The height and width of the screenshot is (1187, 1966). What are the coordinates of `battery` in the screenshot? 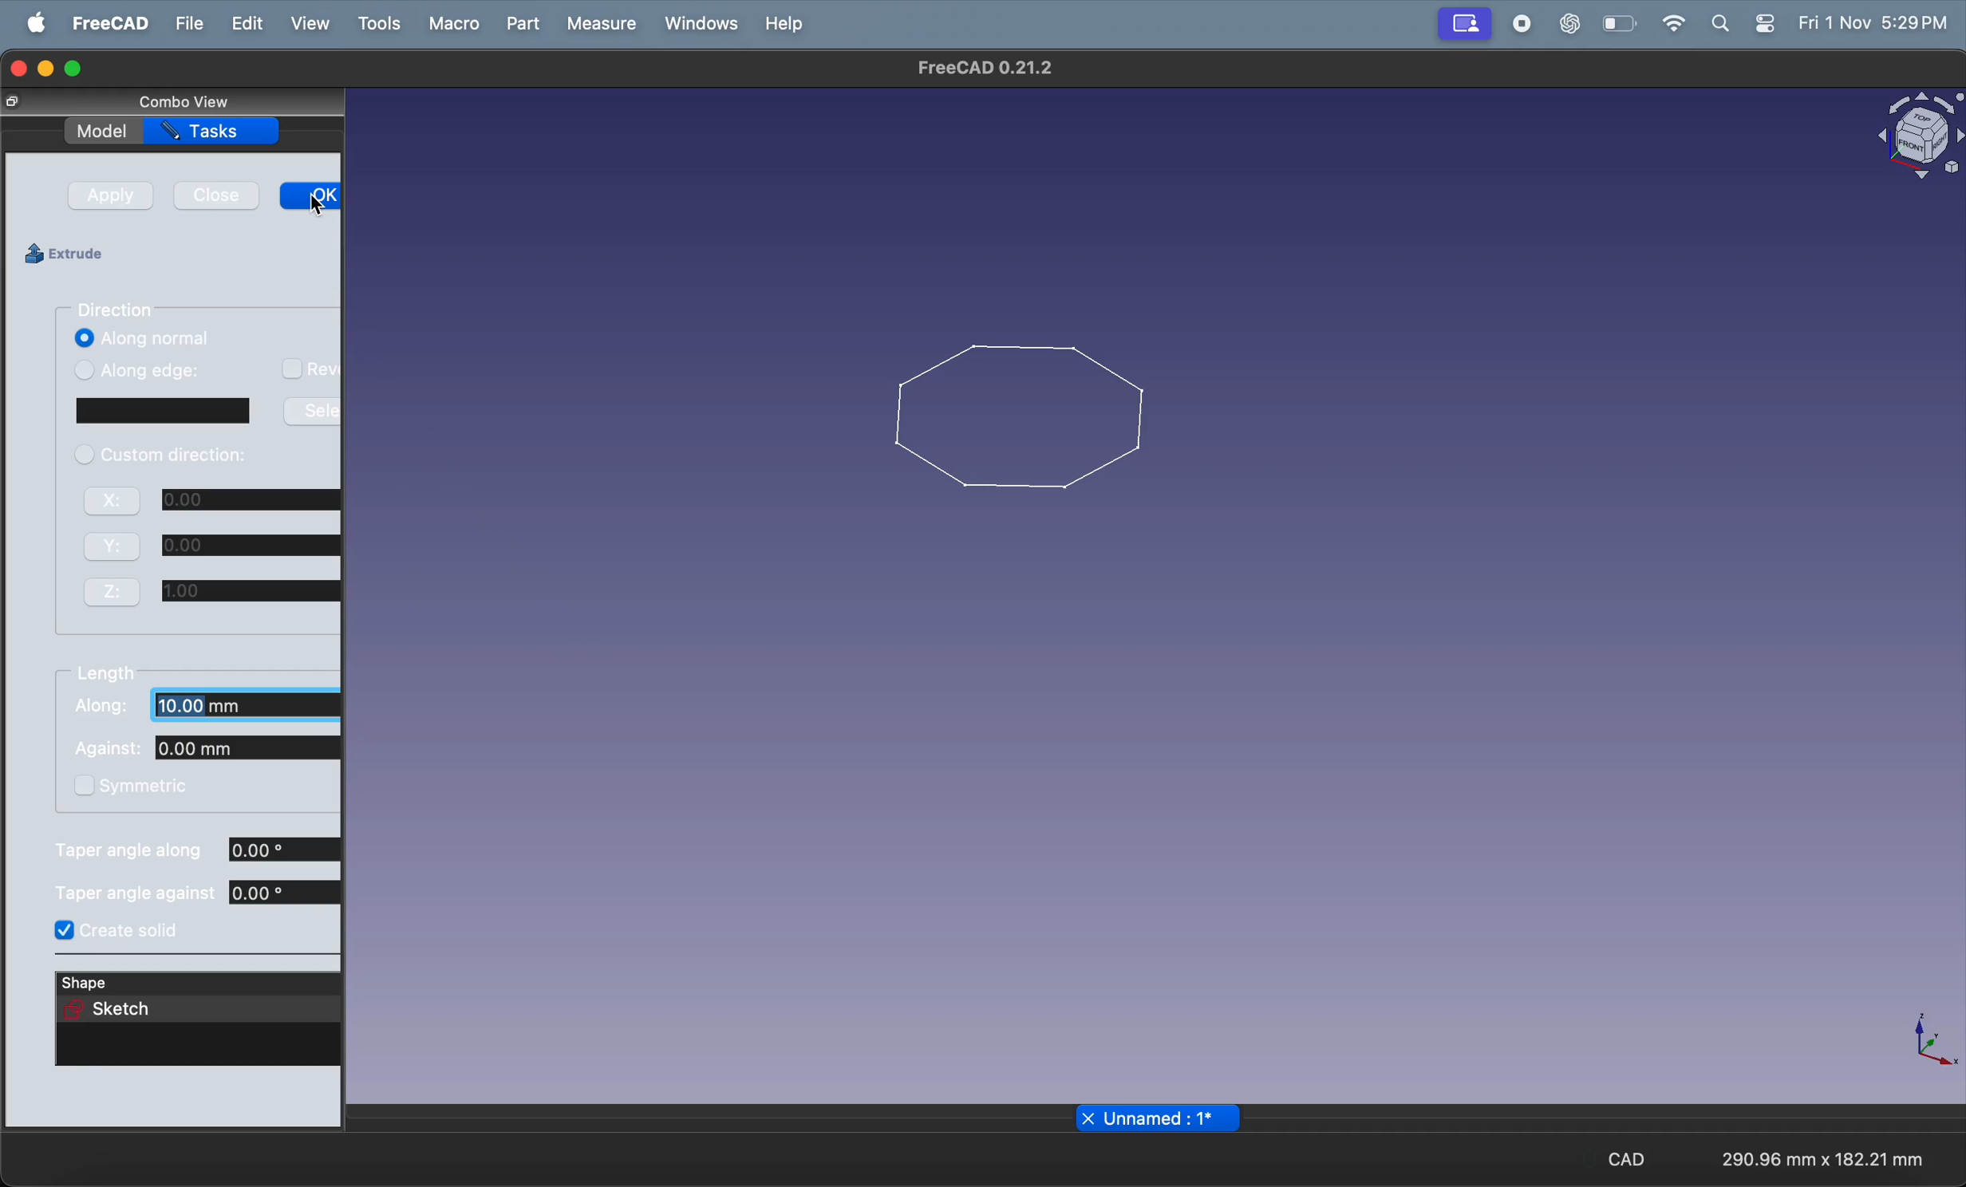 It's located at (1617, 25).